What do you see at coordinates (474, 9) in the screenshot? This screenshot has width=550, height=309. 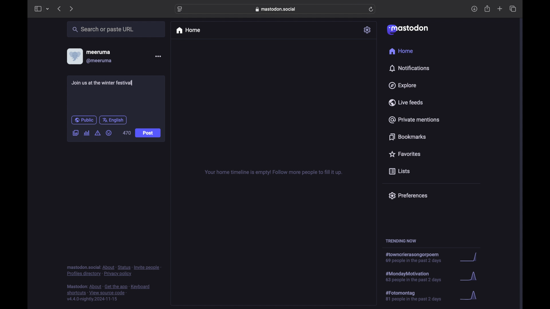 I see `download` at bounding box center [474, 9].